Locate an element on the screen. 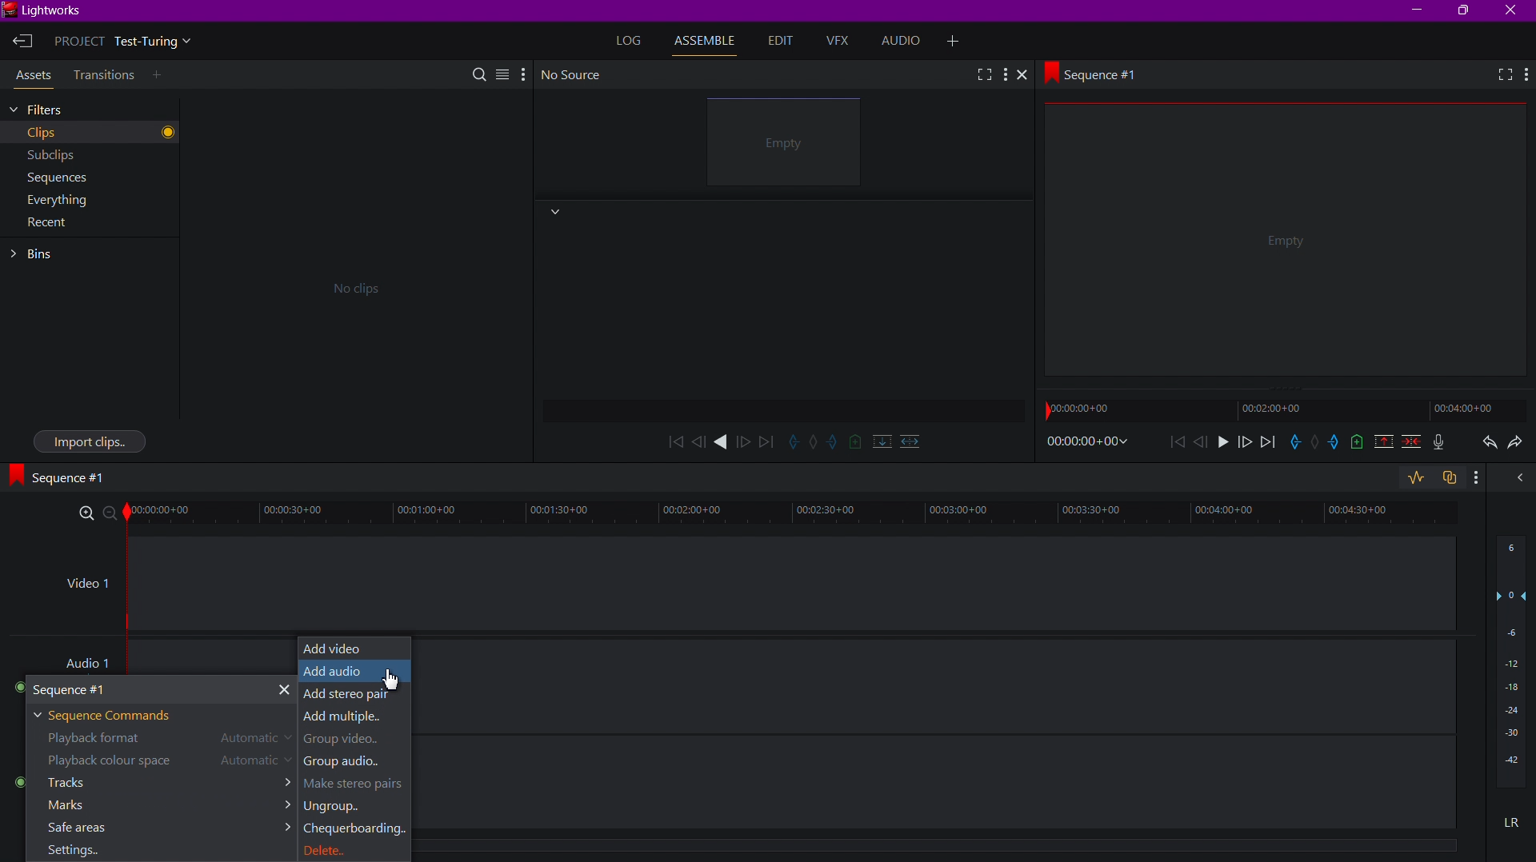 The image size is (1536, 862). beginning is located at coordinates (1177, 443).